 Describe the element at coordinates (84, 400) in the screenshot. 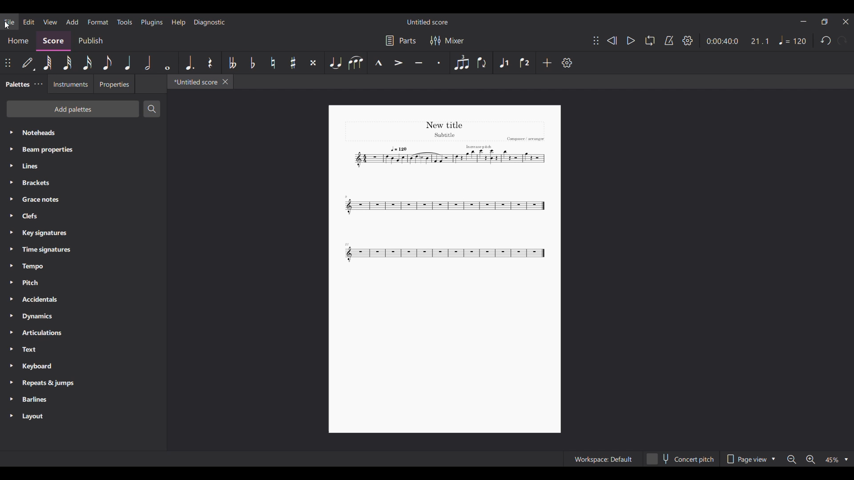

I see `Barlines` at that location.